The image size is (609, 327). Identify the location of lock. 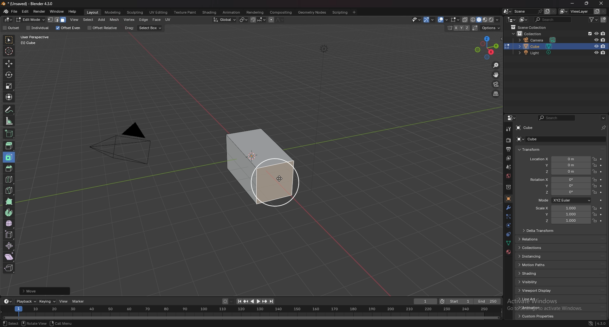
(594, 172).